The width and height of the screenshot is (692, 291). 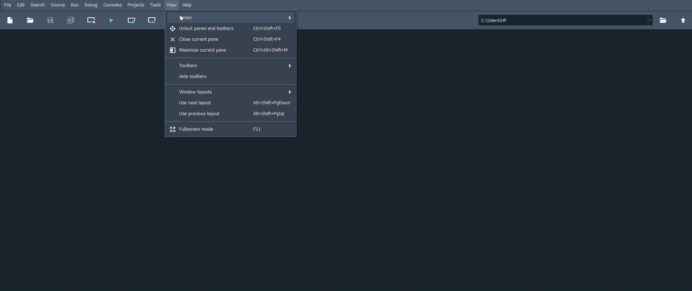 I want to click on Maximize current pane, so click(x=230, y=50).